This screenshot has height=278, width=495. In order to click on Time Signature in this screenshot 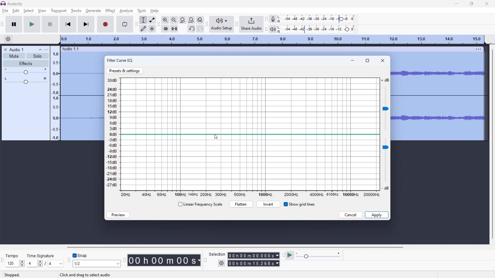, I will do `click(41, 255)`.